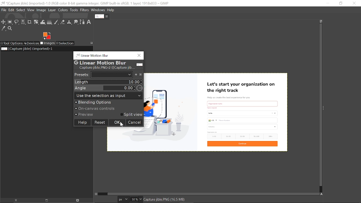 The image size is (361, 203). Describe the element at coordinates (111, 10) in the screenshot. I see `Help` at that location.